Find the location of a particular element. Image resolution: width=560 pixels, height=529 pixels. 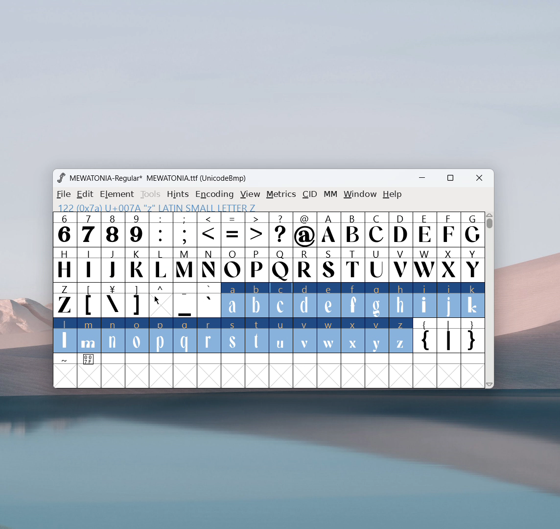

v is located at coordinates (304, 335).